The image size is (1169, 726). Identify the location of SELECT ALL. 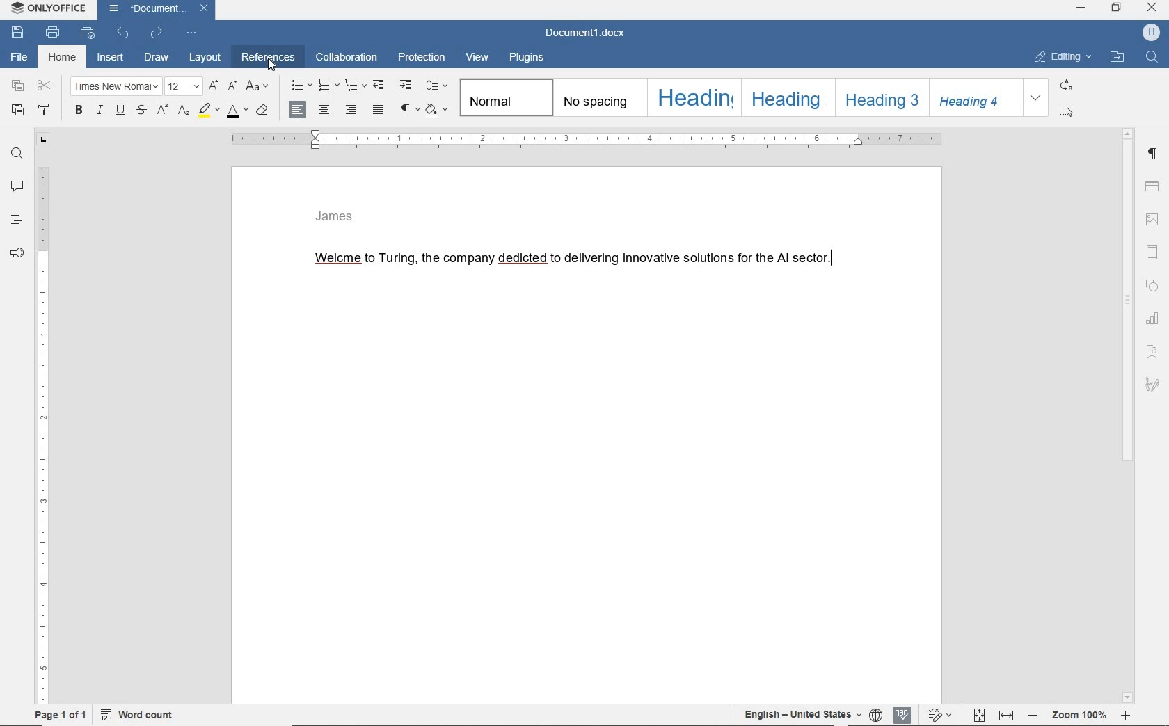
(1067, 111).